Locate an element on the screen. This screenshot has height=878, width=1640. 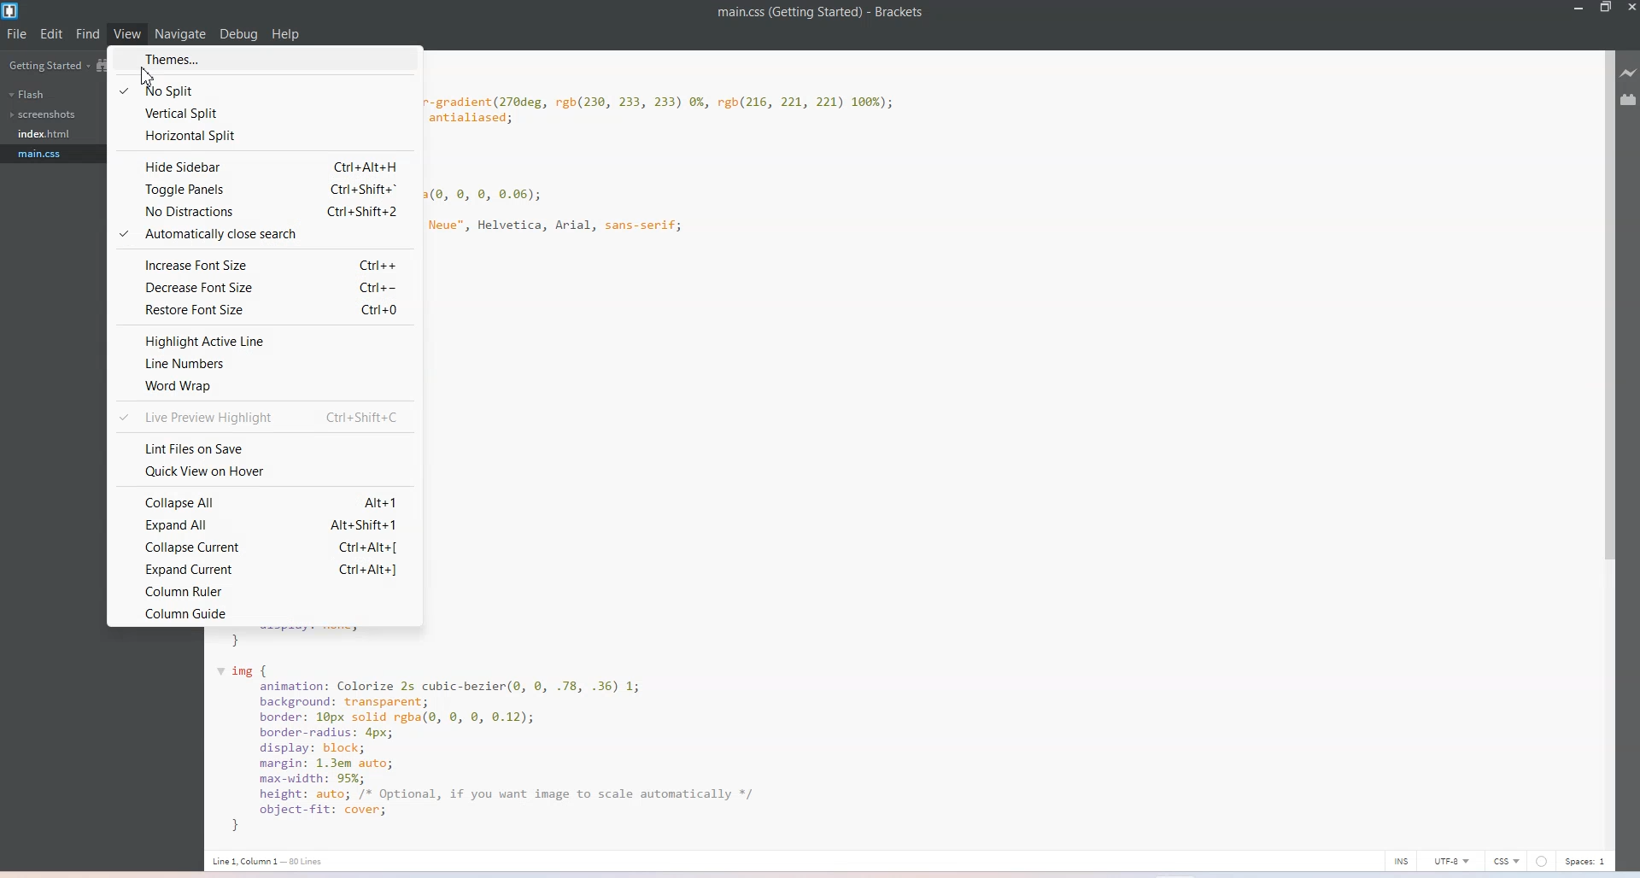
Horizontal split is located at coordinates (266, 137).